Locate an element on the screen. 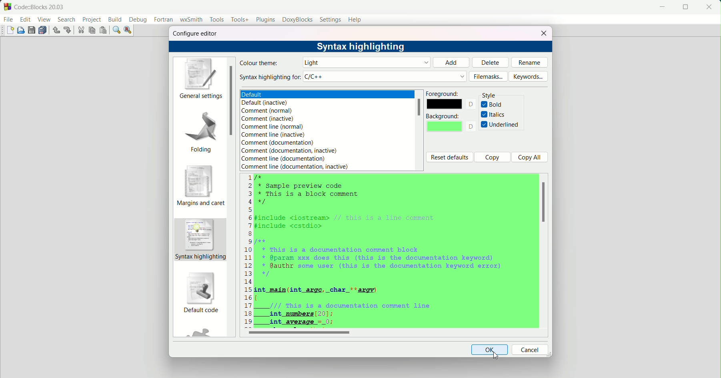 This screenshot has height=378, width=721. default code is located at coordinates (201, 293).